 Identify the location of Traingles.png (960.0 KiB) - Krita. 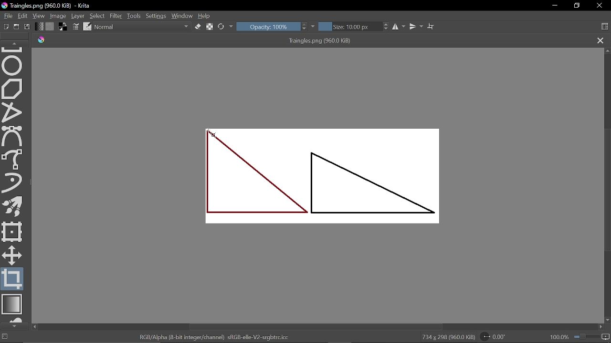
(47, 6).